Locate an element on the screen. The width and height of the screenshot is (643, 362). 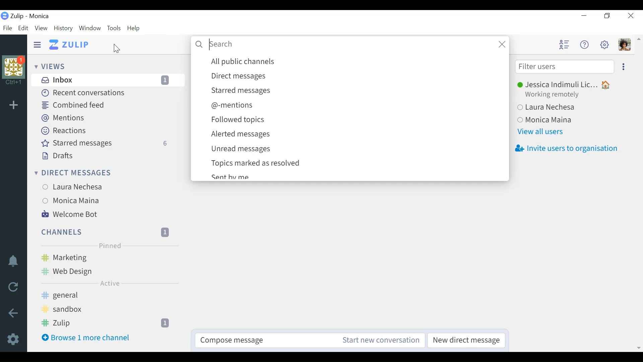
Channel is located at coordinates (109, 297).